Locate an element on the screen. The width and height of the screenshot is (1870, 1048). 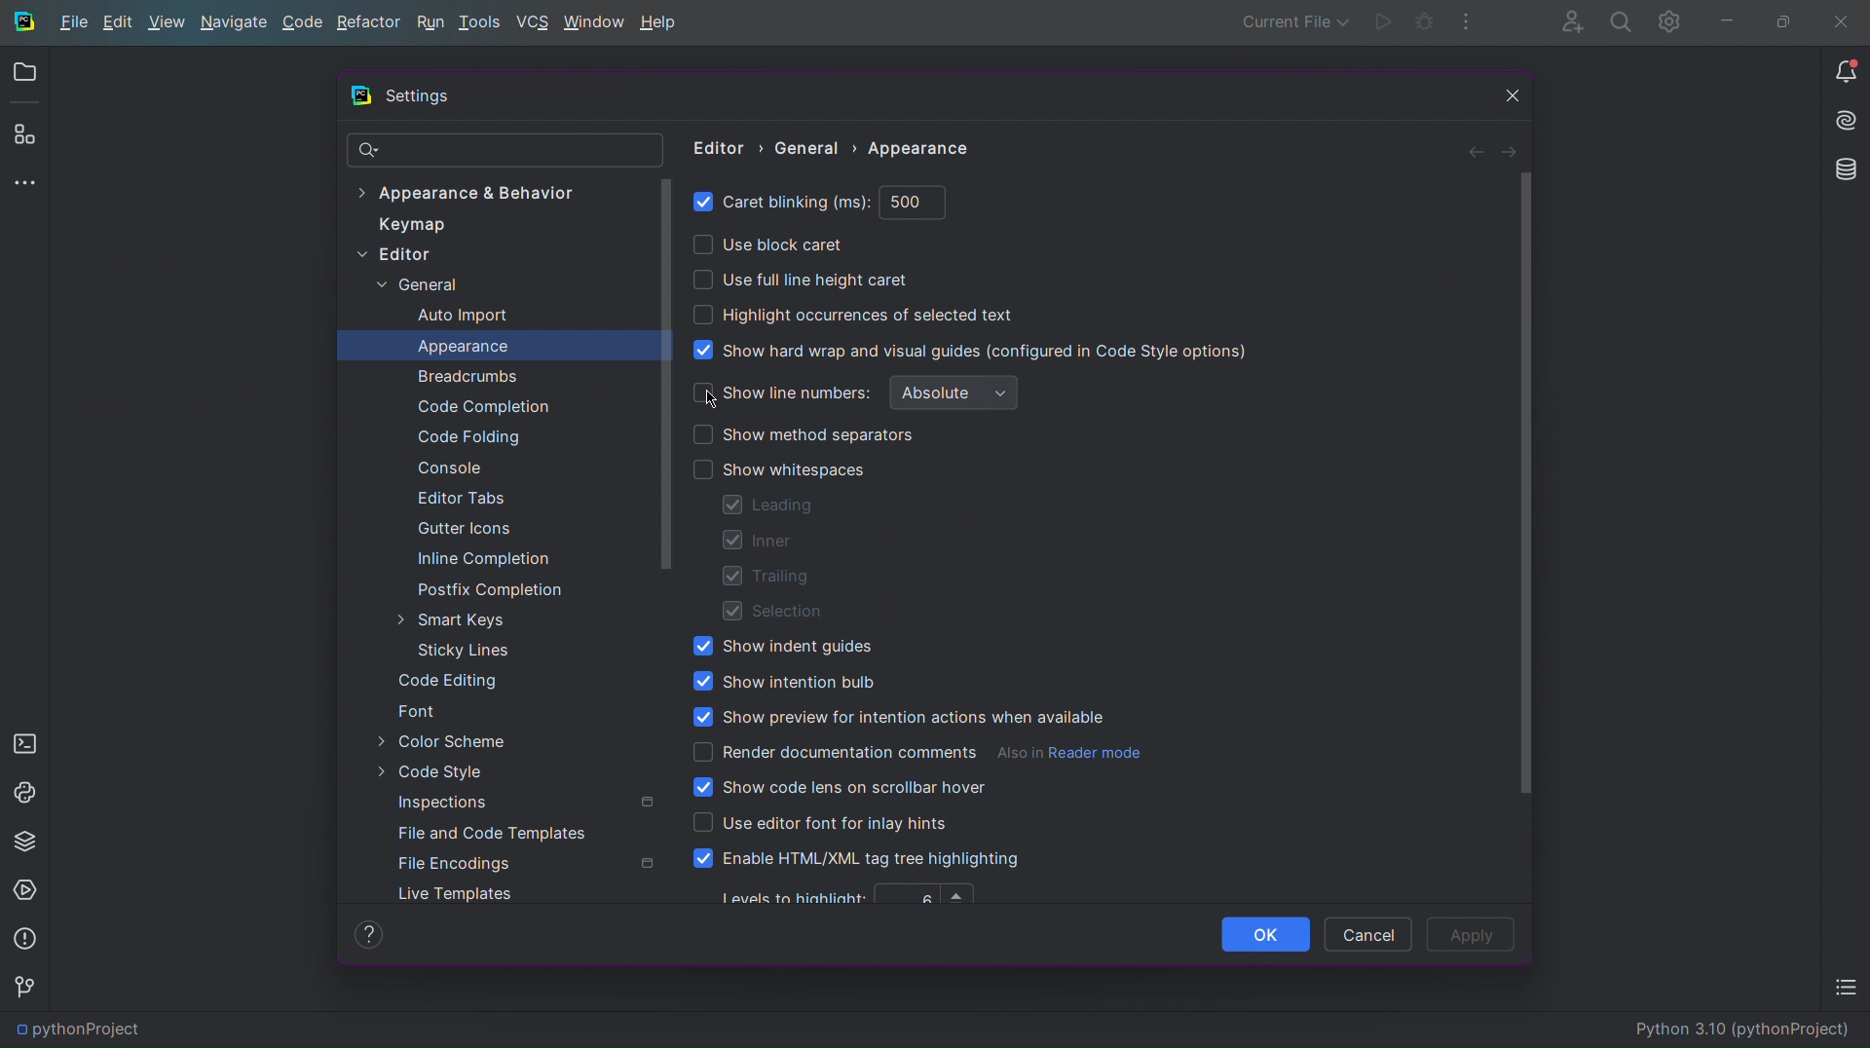
Install AI Assistant is located at coordinates (1843, 123).